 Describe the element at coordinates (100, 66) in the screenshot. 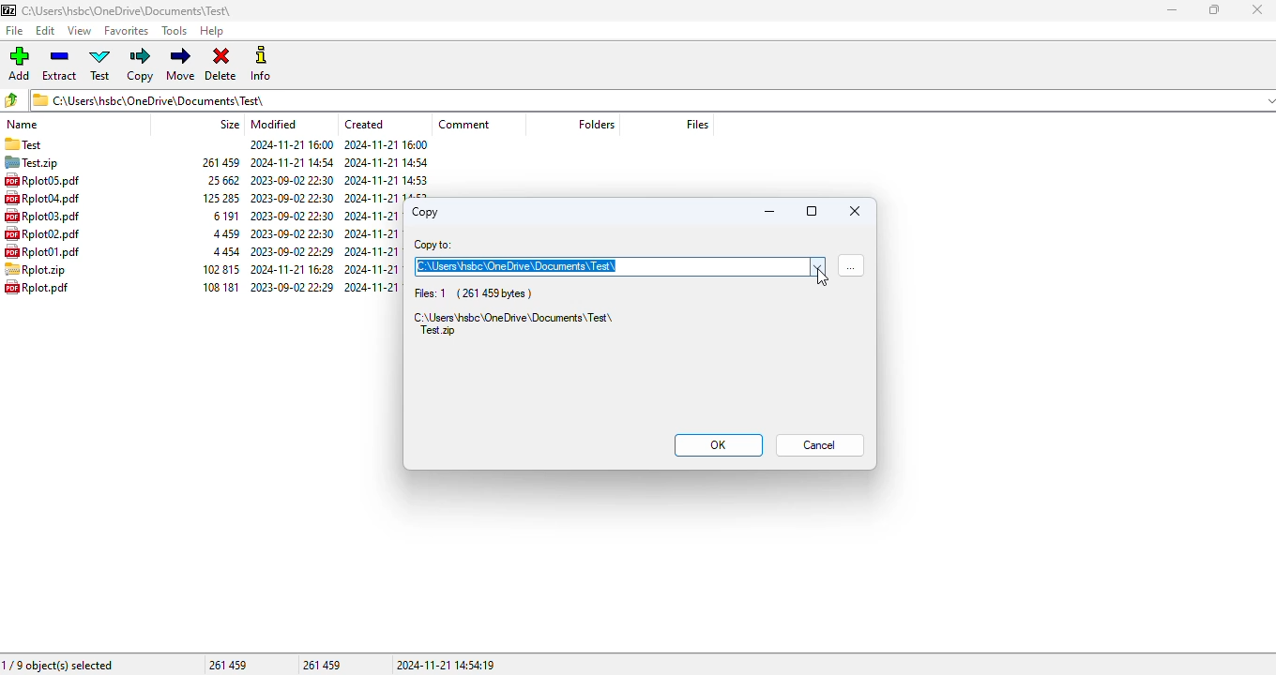

I see `test` at that location.